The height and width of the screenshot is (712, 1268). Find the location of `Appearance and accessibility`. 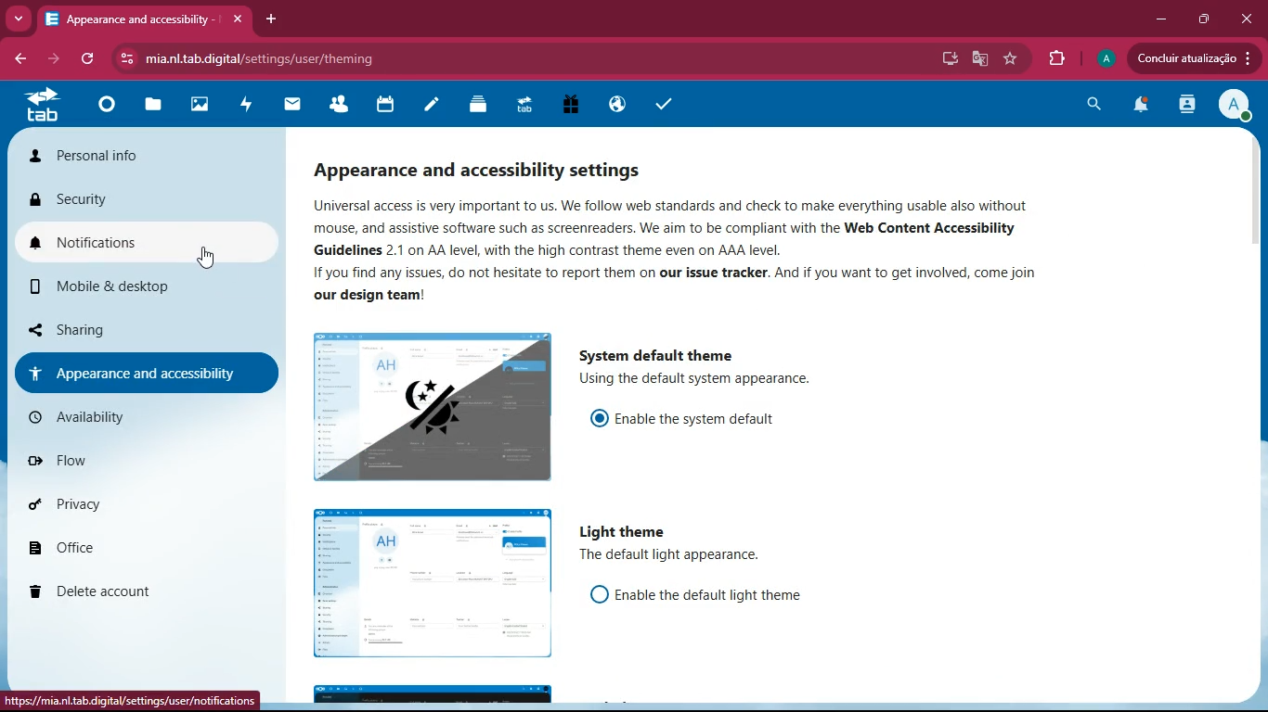

Appearance and accessibility is located at coordinates (145, 18).